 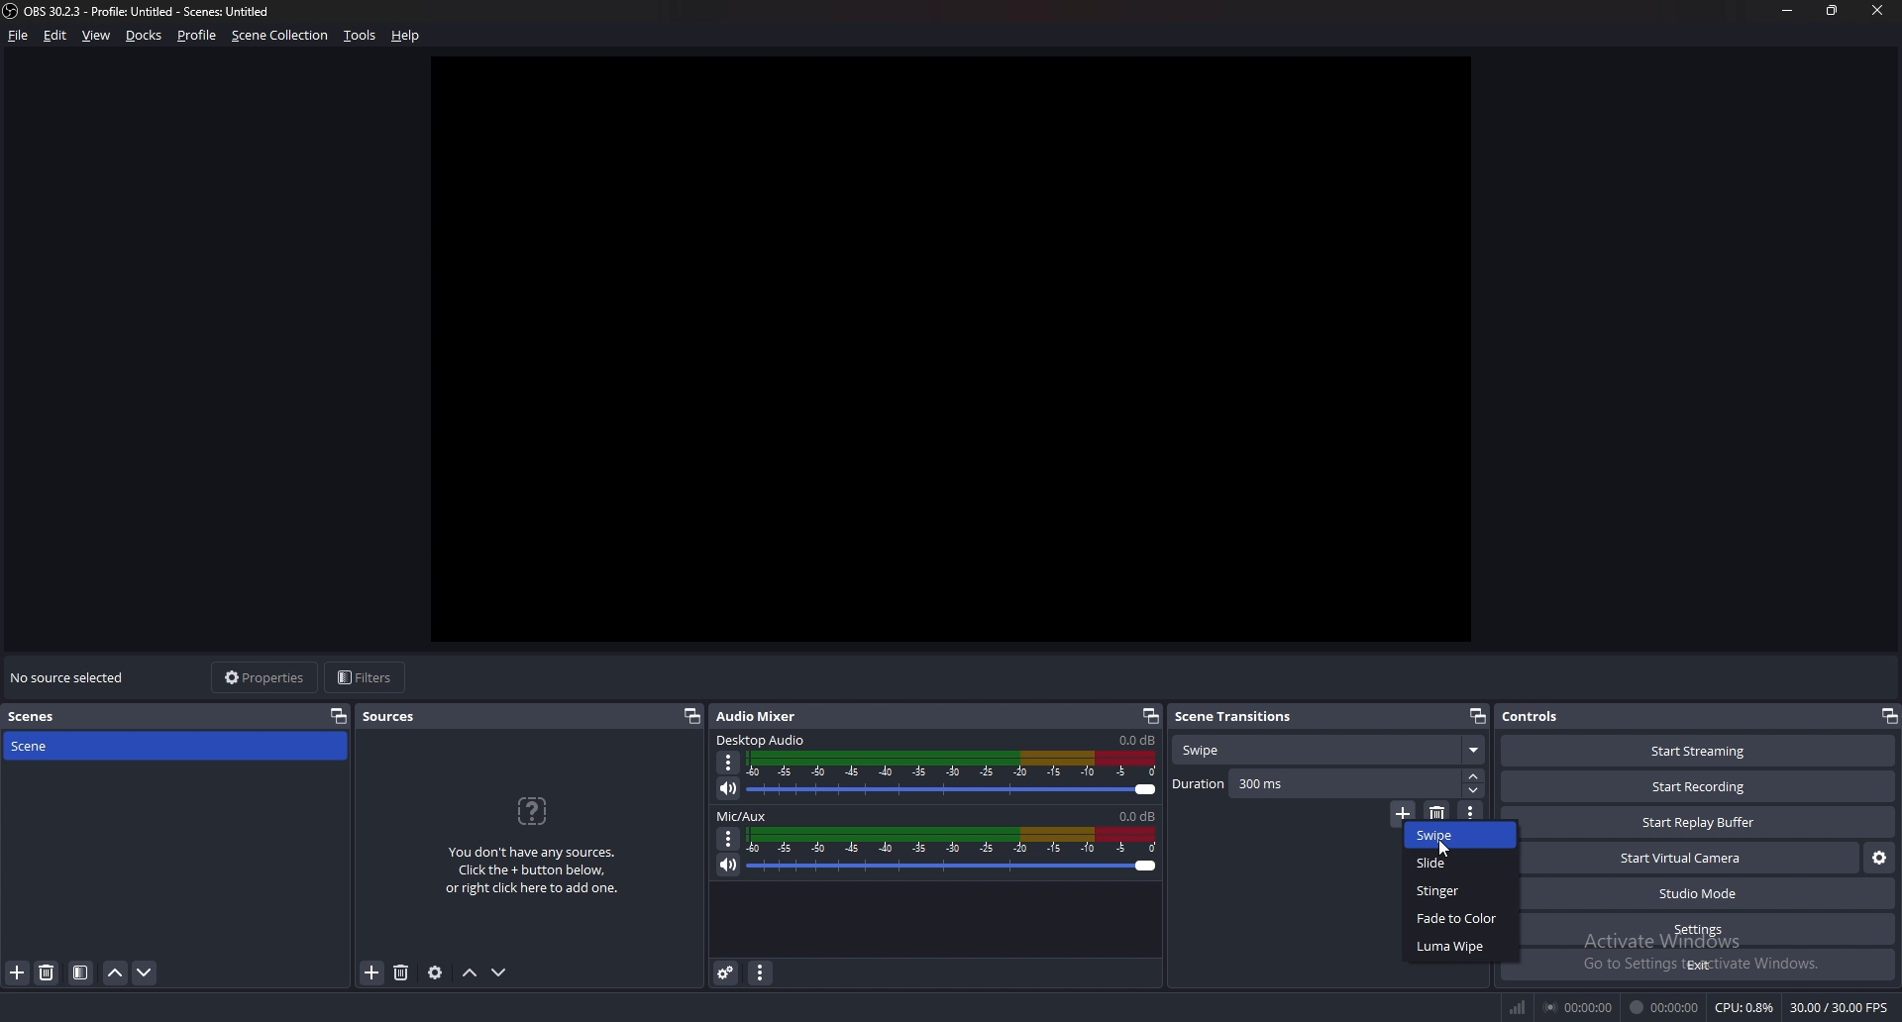 What do you see at coordinates (67, 717) in the screenshot?
I see `scenes` at bounding box center [67, 717].